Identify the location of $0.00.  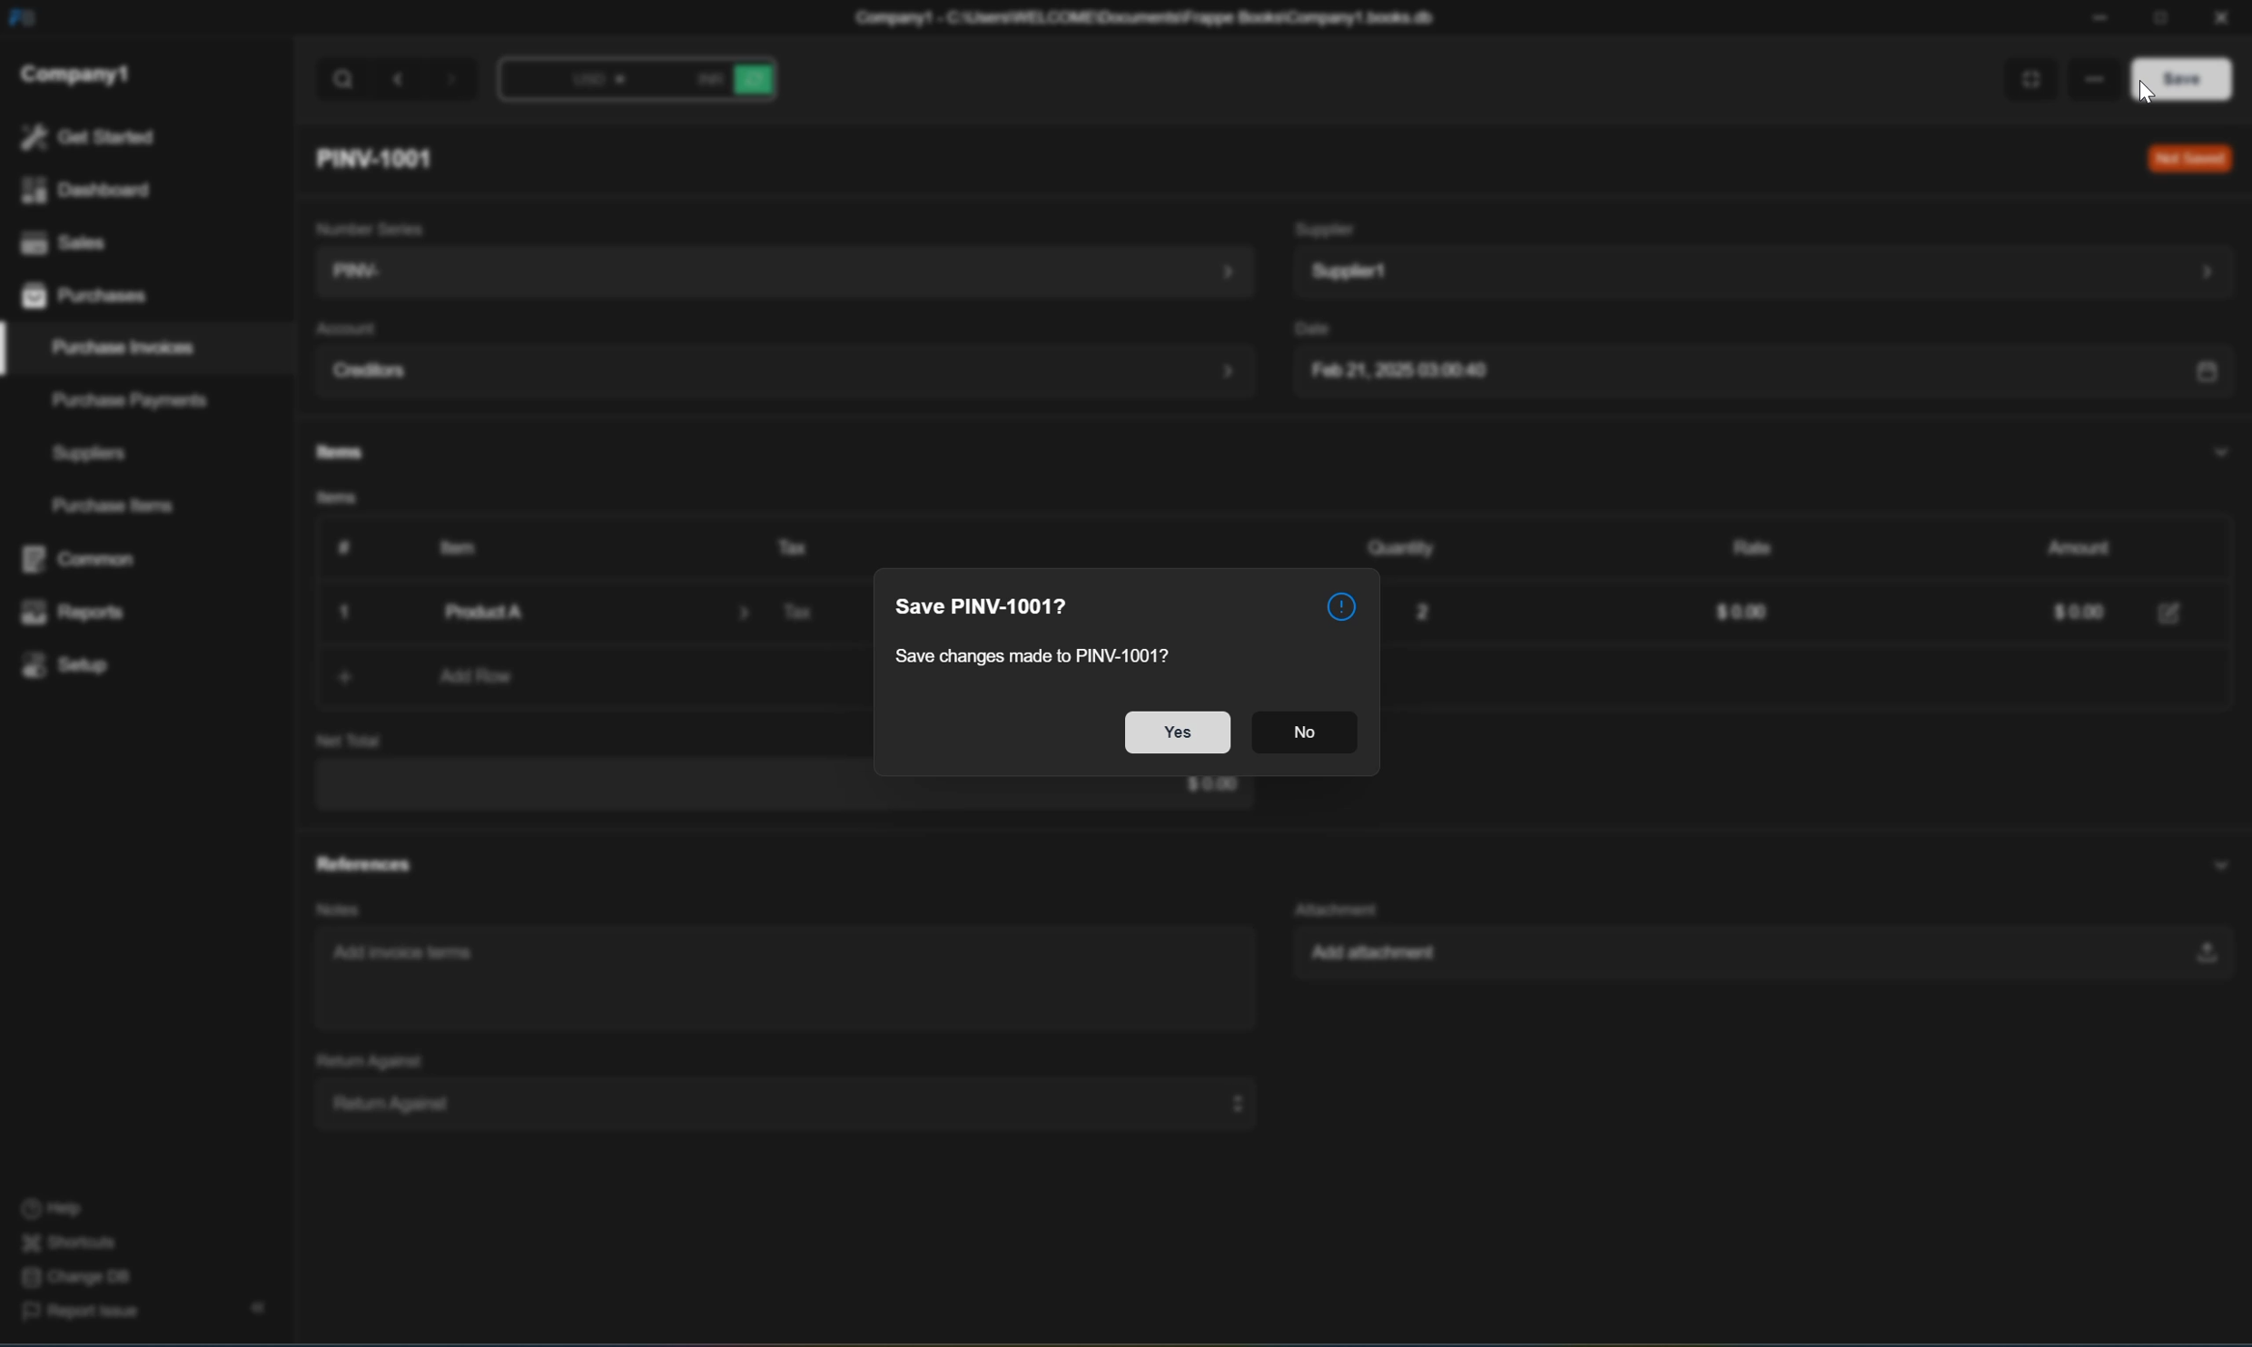
(1735, 615).